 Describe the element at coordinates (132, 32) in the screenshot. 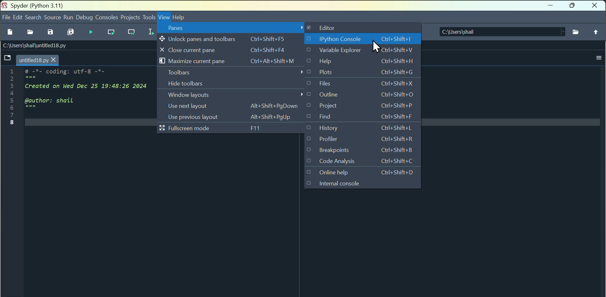

I see `Run current sale and go to the next one` at that location.